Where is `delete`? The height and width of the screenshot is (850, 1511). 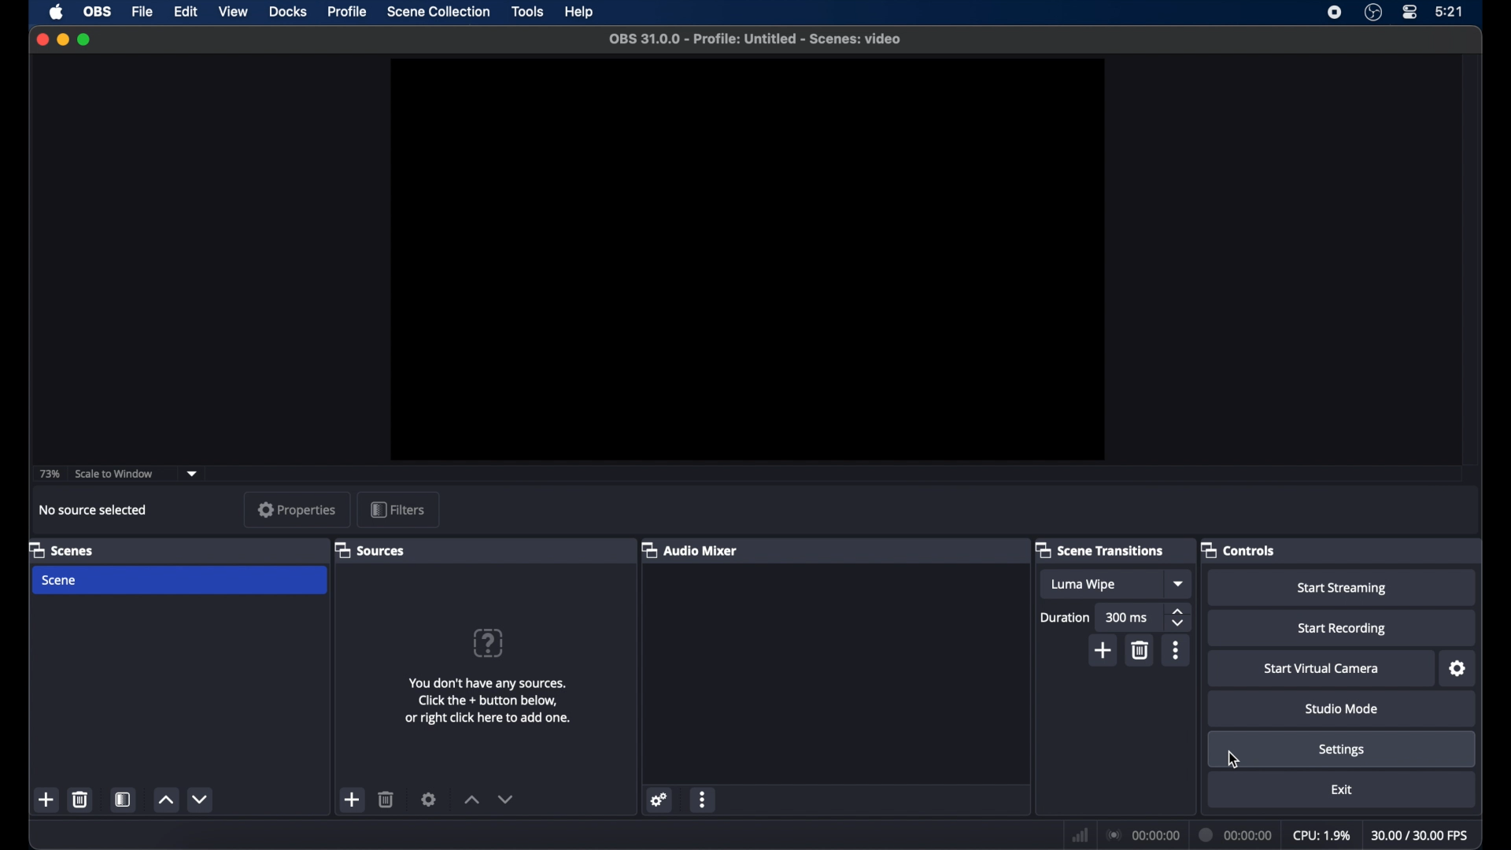 delete is located at coordinates (1141, 650).